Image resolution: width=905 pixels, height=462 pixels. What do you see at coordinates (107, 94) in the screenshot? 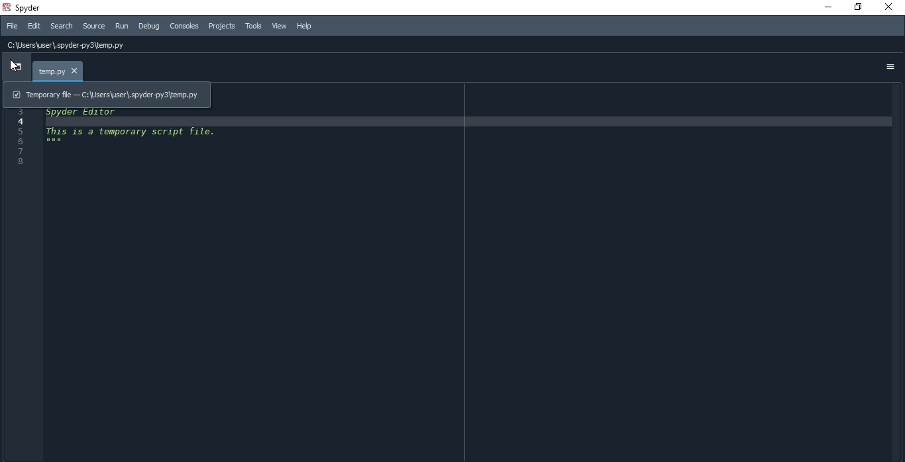
I see `@ Temporary fle — C:\sers\user\, spyder py3\temp.py` at bounding box center [107, 94].